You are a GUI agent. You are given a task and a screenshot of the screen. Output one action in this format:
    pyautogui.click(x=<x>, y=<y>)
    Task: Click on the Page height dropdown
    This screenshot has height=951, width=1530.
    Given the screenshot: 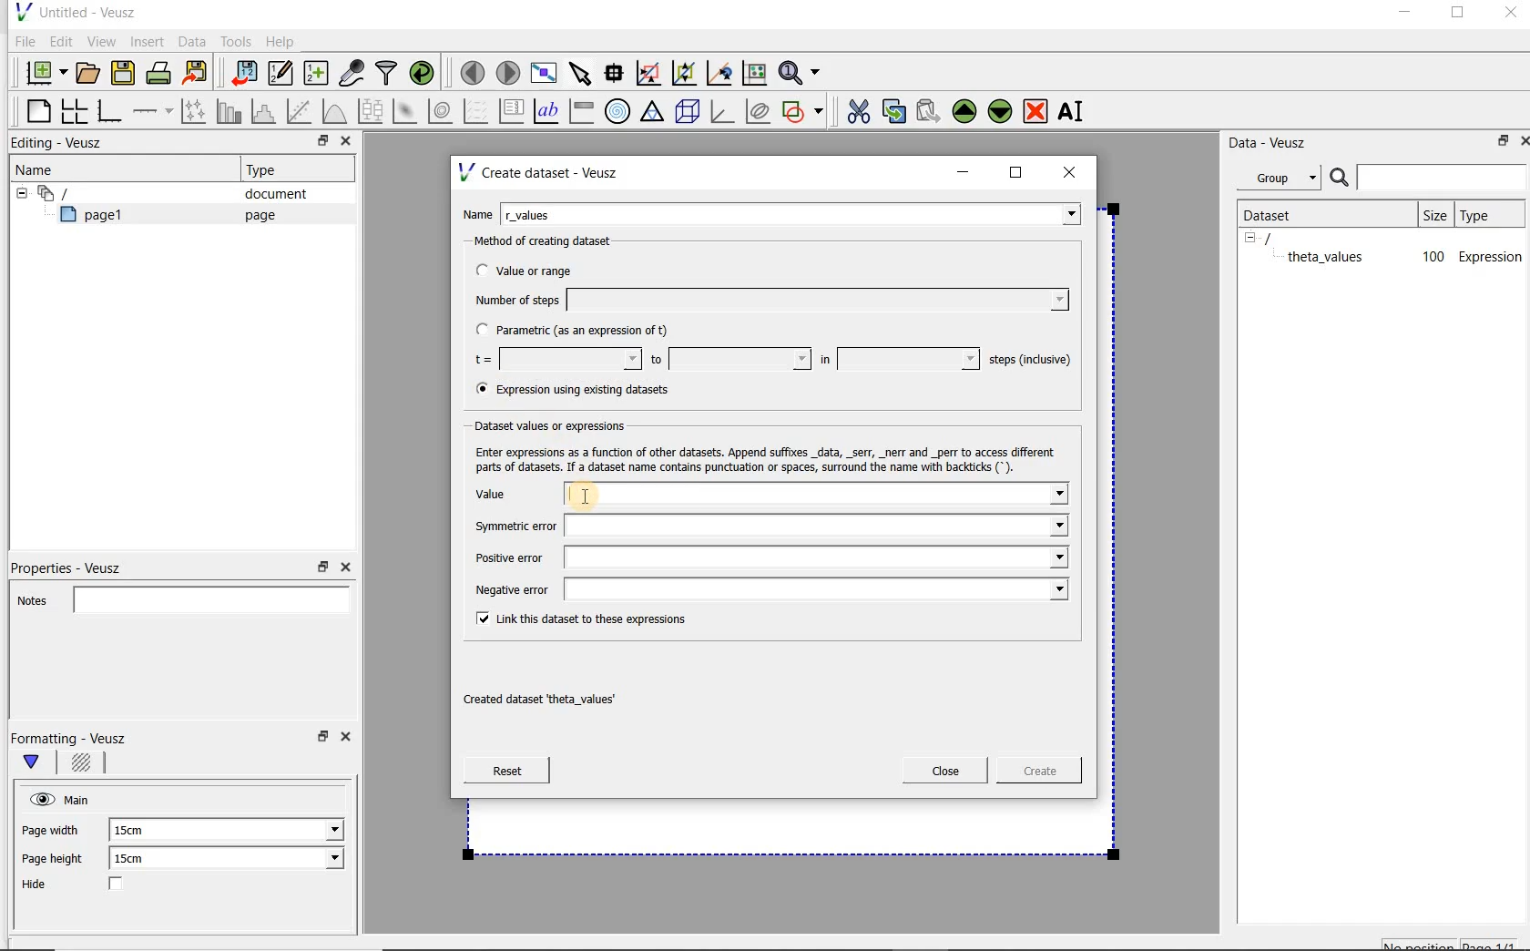 What is the action you would take?
    pyautogui.click(x=322, y=860)
    